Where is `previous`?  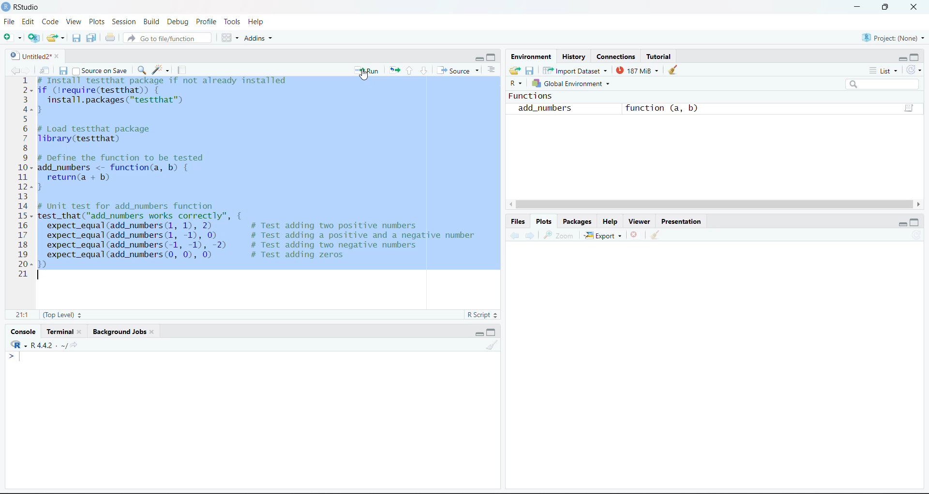 previous is located at coordinates (15, 71).